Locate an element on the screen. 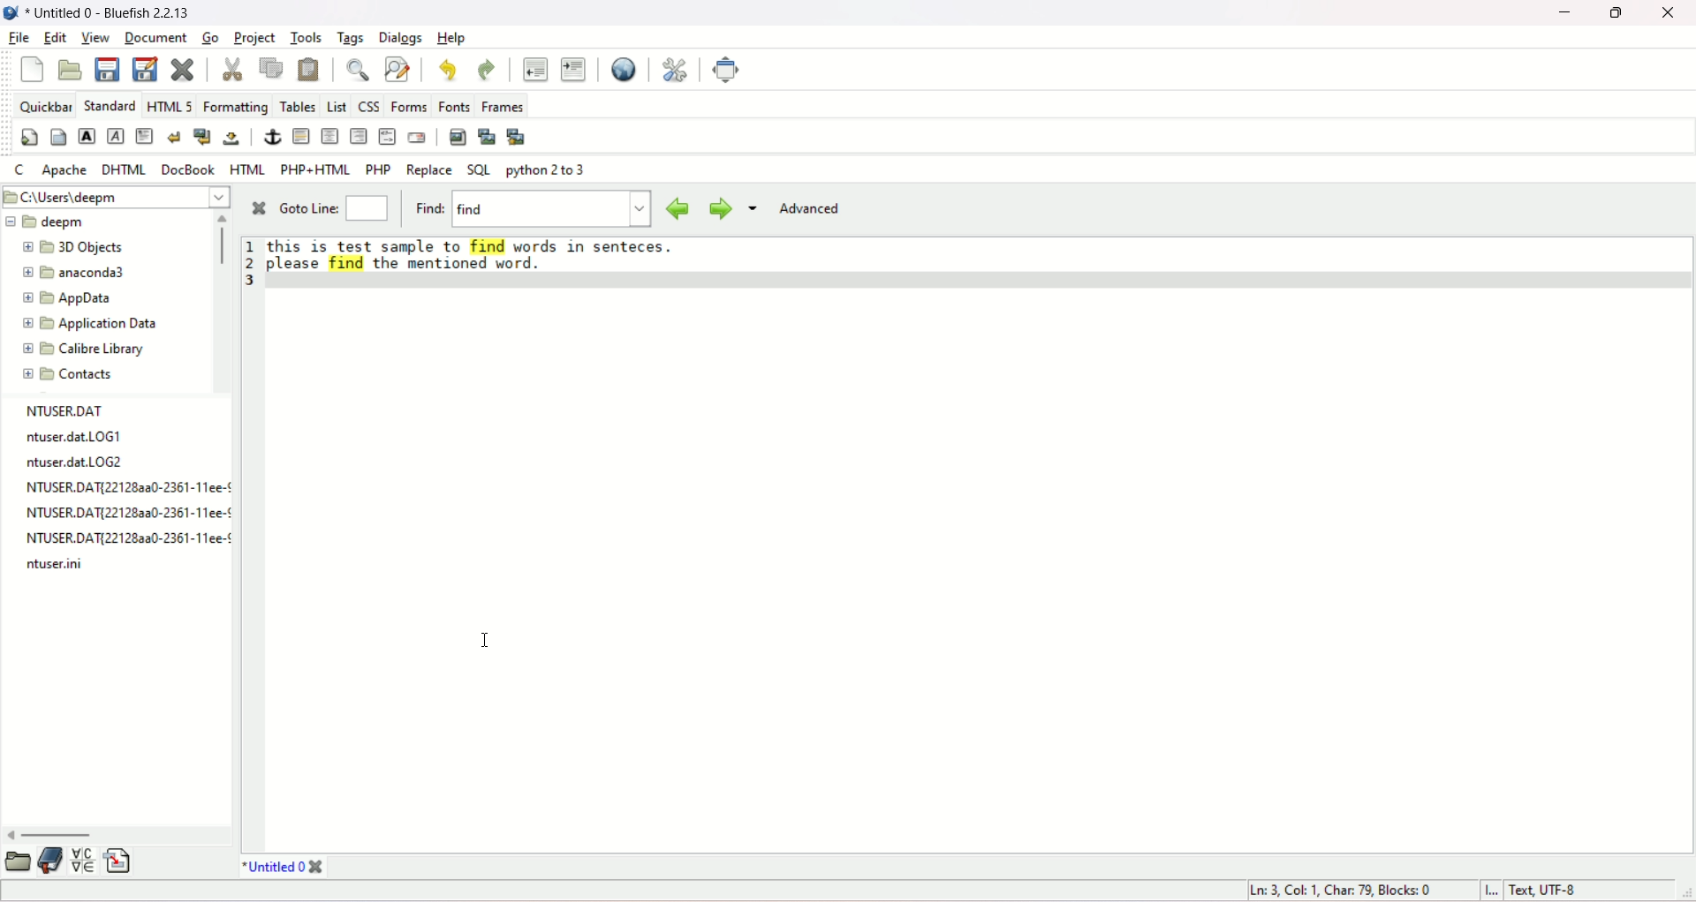 This screenshot has width=1696, height=902. cursor is located at coordinates (485, 641).